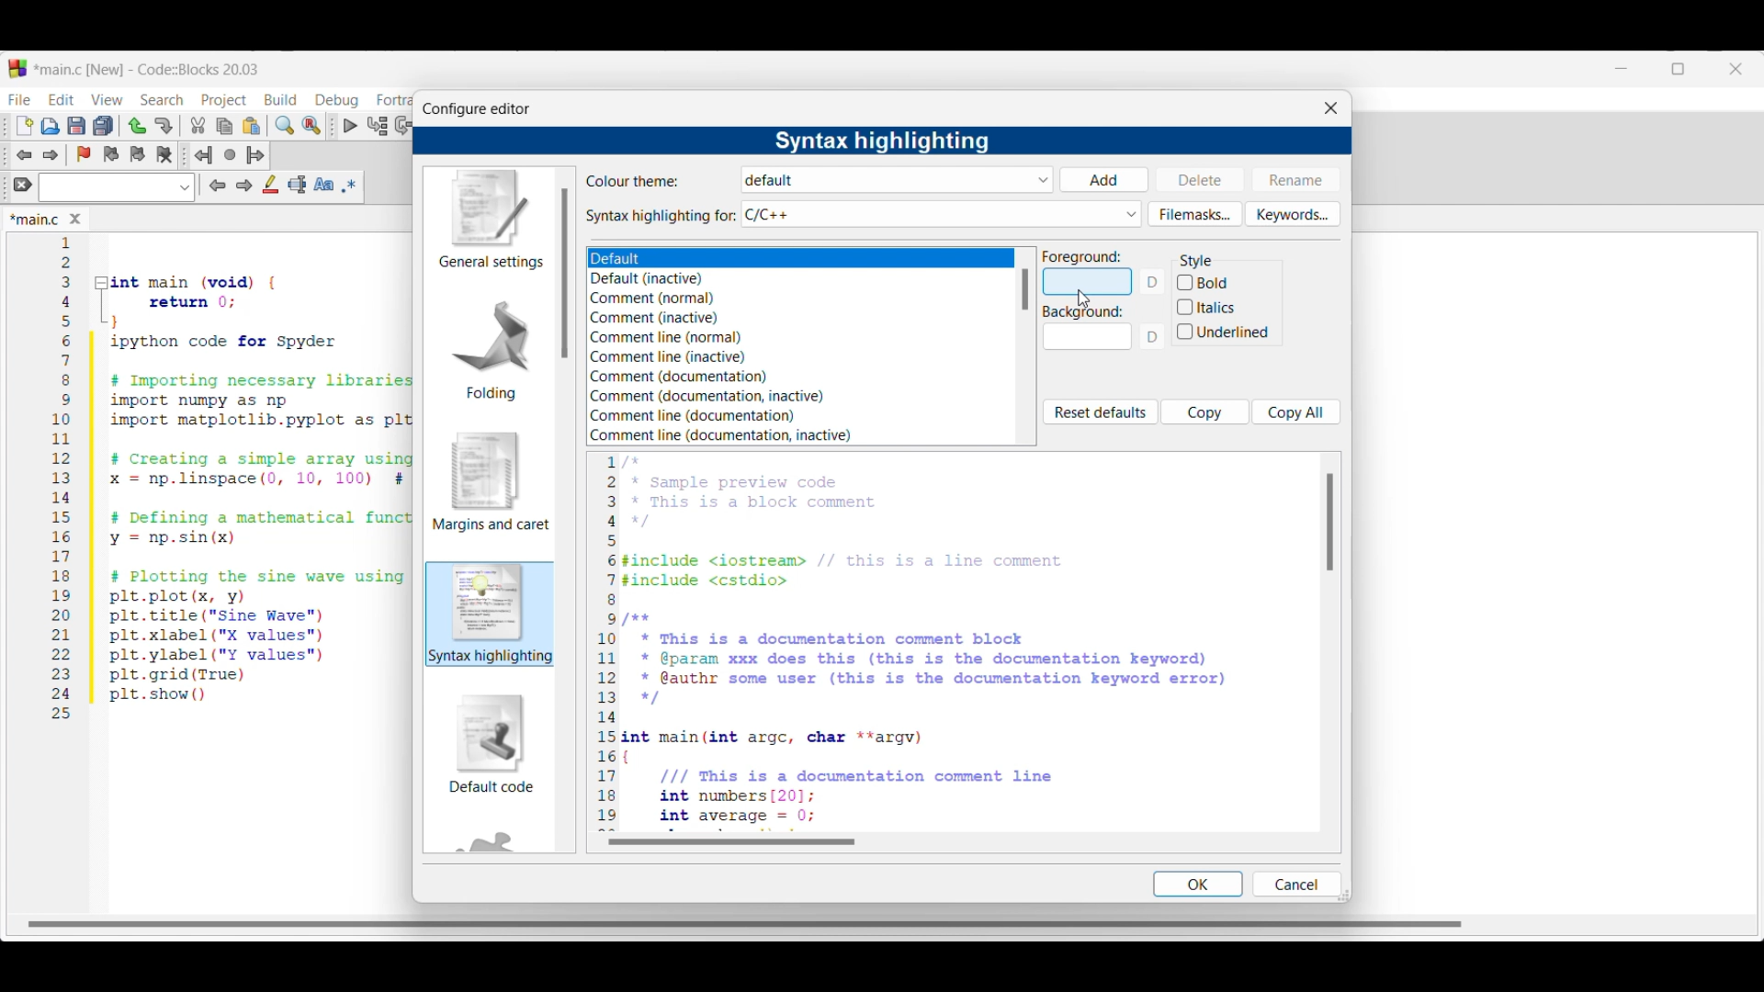 Image resolution: width=1764 pixels, height=992 pixels. What do you see at coordinates (51, 155) in the screenshot?
I see `Toggle forward` at bounding box center [51, 155].